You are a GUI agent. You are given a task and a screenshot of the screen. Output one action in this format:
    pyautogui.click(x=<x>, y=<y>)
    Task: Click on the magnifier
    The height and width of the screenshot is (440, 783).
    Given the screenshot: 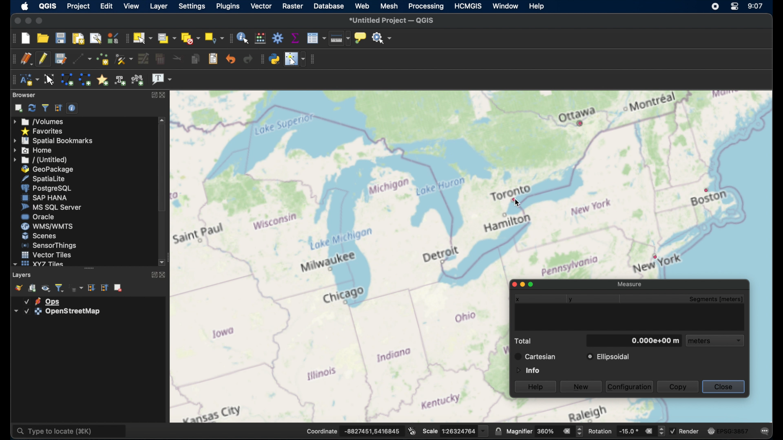 What is the action you would take?
    pyautogui.click(x=544, y=431)
    